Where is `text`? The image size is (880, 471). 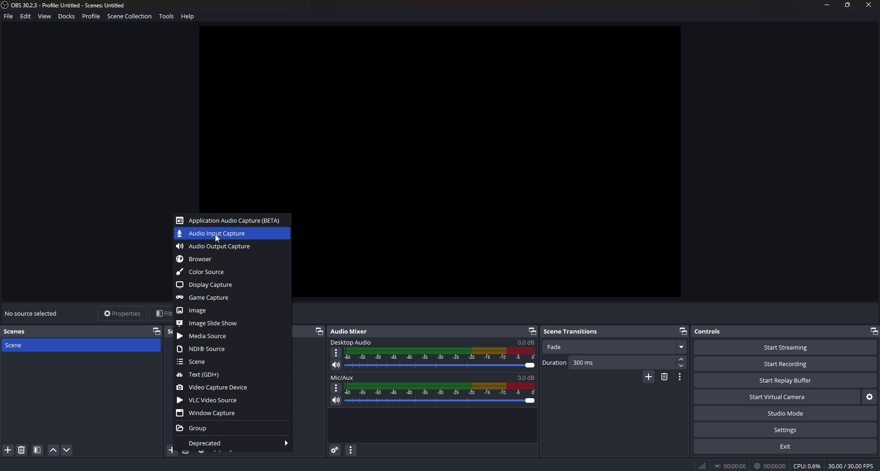
text is located at coordinates (232, 375).